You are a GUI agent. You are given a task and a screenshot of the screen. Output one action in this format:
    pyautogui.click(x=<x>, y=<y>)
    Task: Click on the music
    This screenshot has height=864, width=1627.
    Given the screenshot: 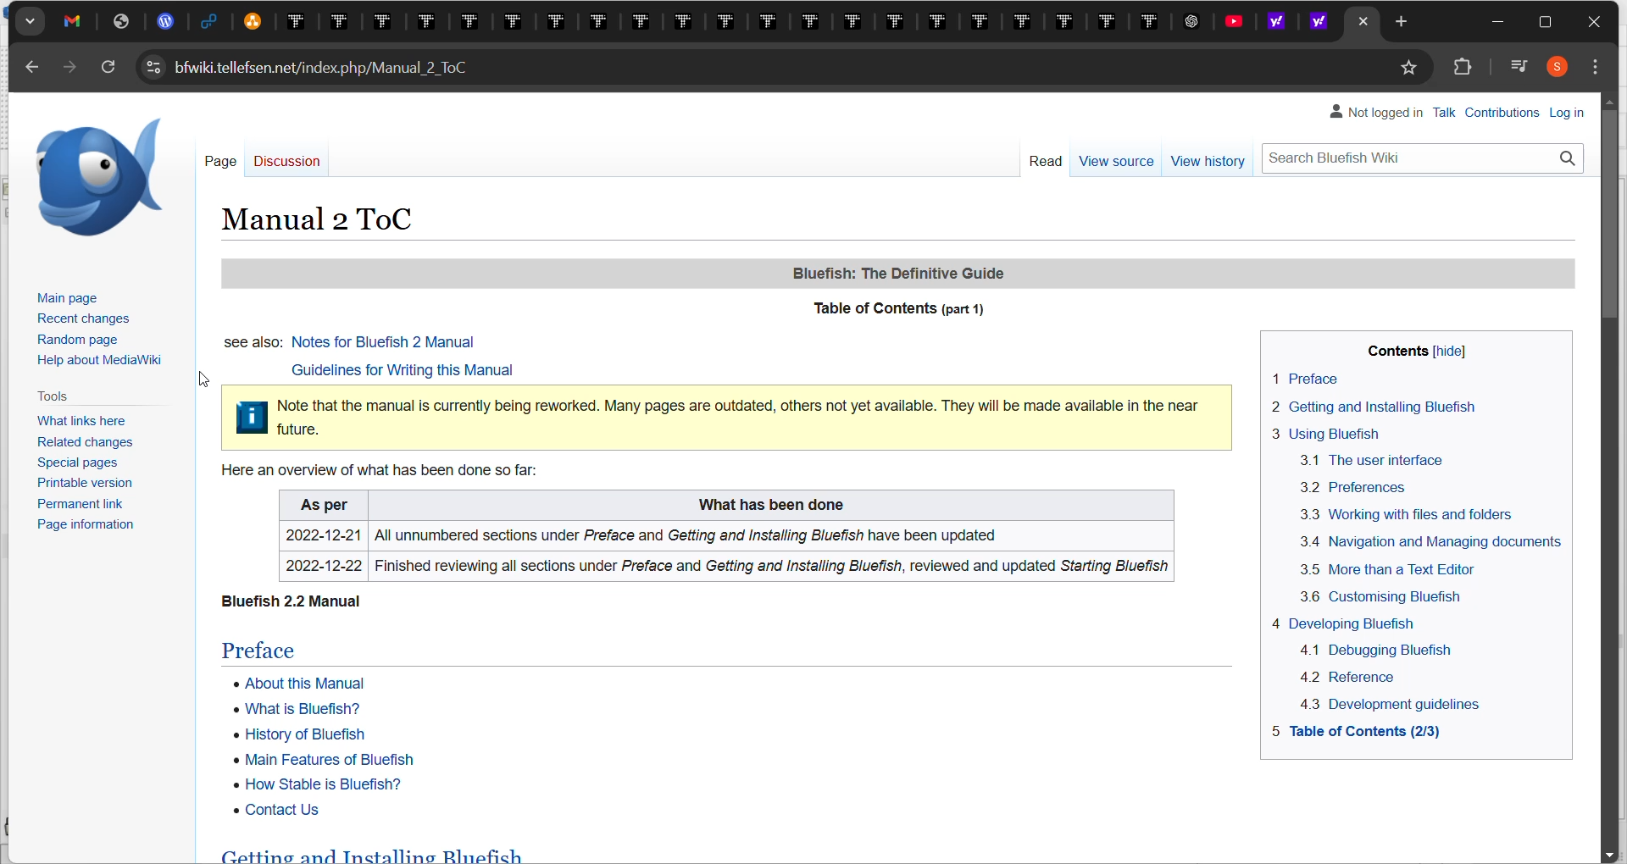 What is the action you would take?
    pyautogui.click(x=1520, y=68)
    